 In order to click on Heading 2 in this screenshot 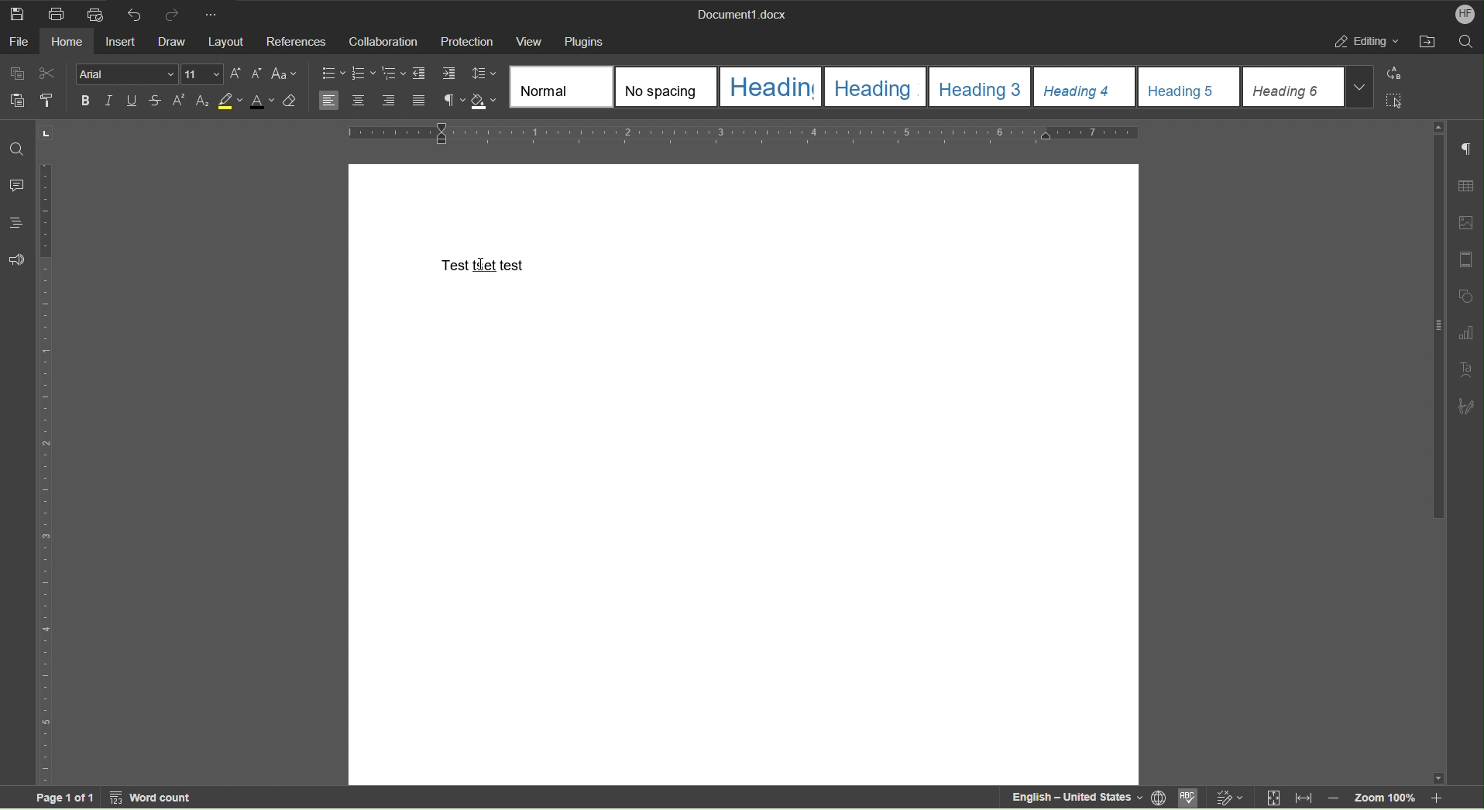, I will do `click(878, 86)`.